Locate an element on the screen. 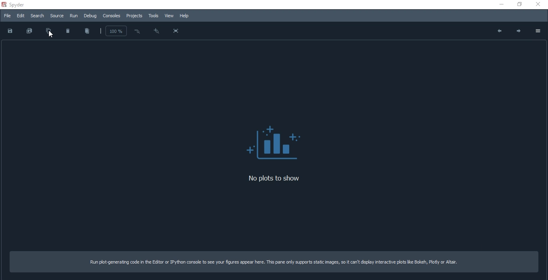  cursor is located at coordinates (49, 35).